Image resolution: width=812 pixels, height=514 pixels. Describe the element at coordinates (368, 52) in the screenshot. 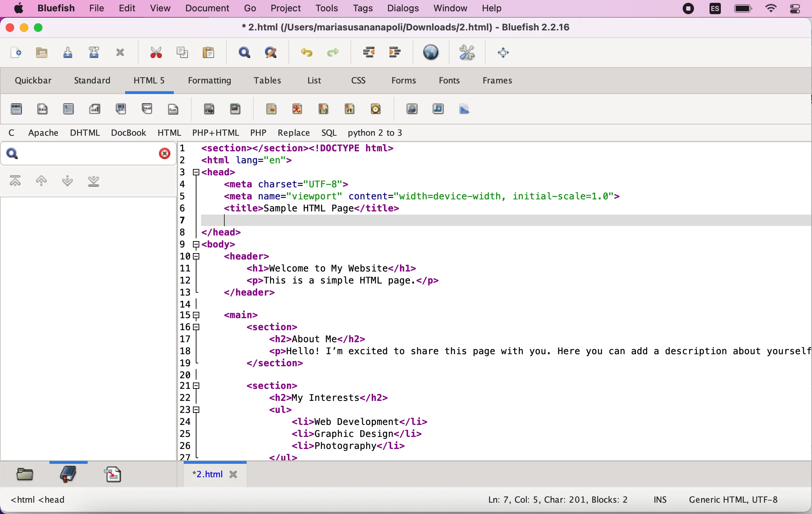

I see `unindent` at that location.